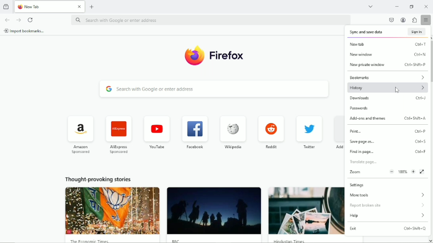 This screenshot has width=433, height=243. Describe the element at coordinates (397, 6) in the screenshot. I see `Minimize` at that location.